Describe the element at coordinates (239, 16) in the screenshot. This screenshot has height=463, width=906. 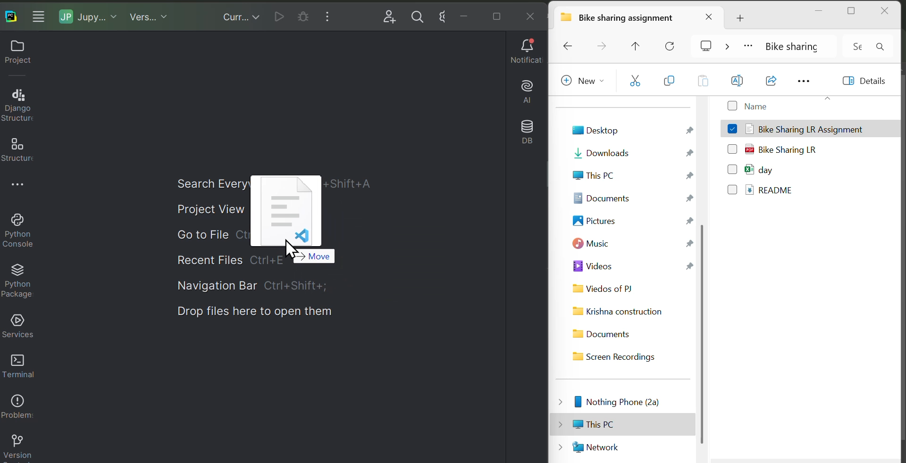
I see `Current files` at that location.